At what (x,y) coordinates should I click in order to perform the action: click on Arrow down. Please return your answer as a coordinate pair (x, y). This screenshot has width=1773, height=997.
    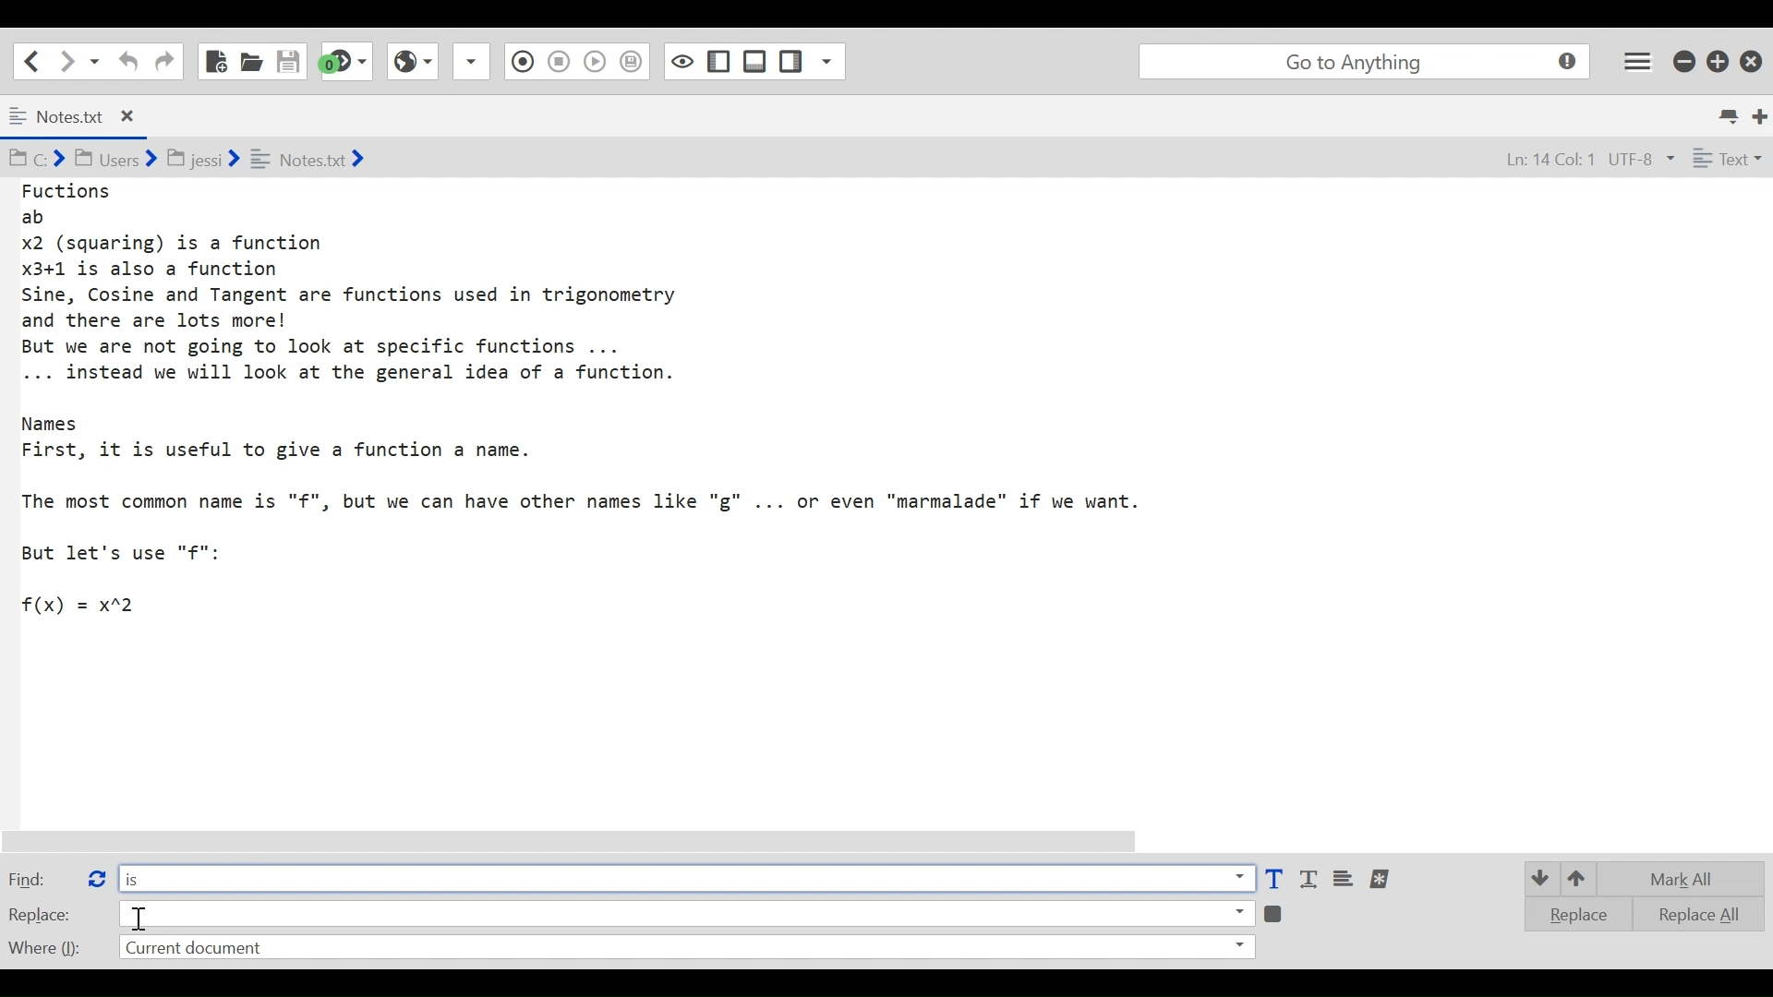
    Looking at the image, I should click on (1538, 877).